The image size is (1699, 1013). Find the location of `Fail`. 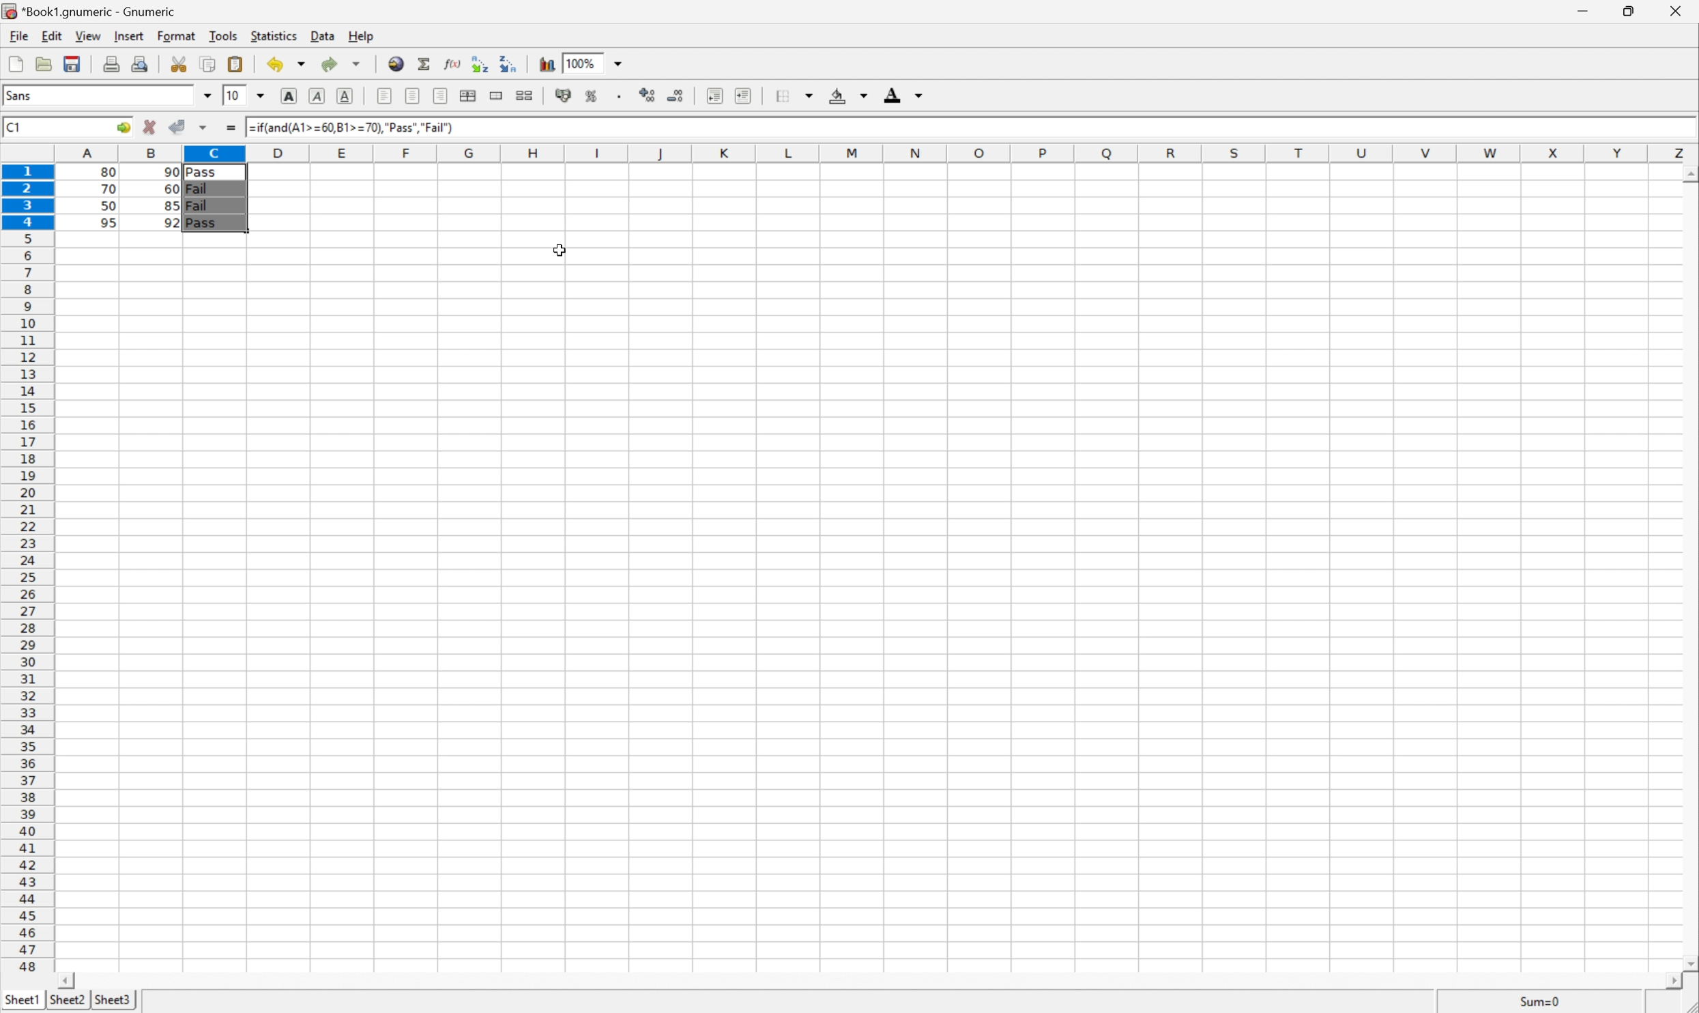

Fail is located at coordinates (204, 188).